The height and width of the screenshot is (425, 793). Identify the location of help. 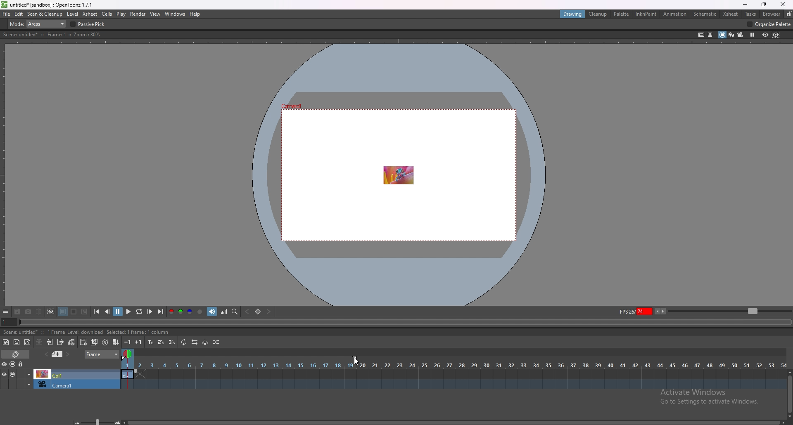
(195, 14).